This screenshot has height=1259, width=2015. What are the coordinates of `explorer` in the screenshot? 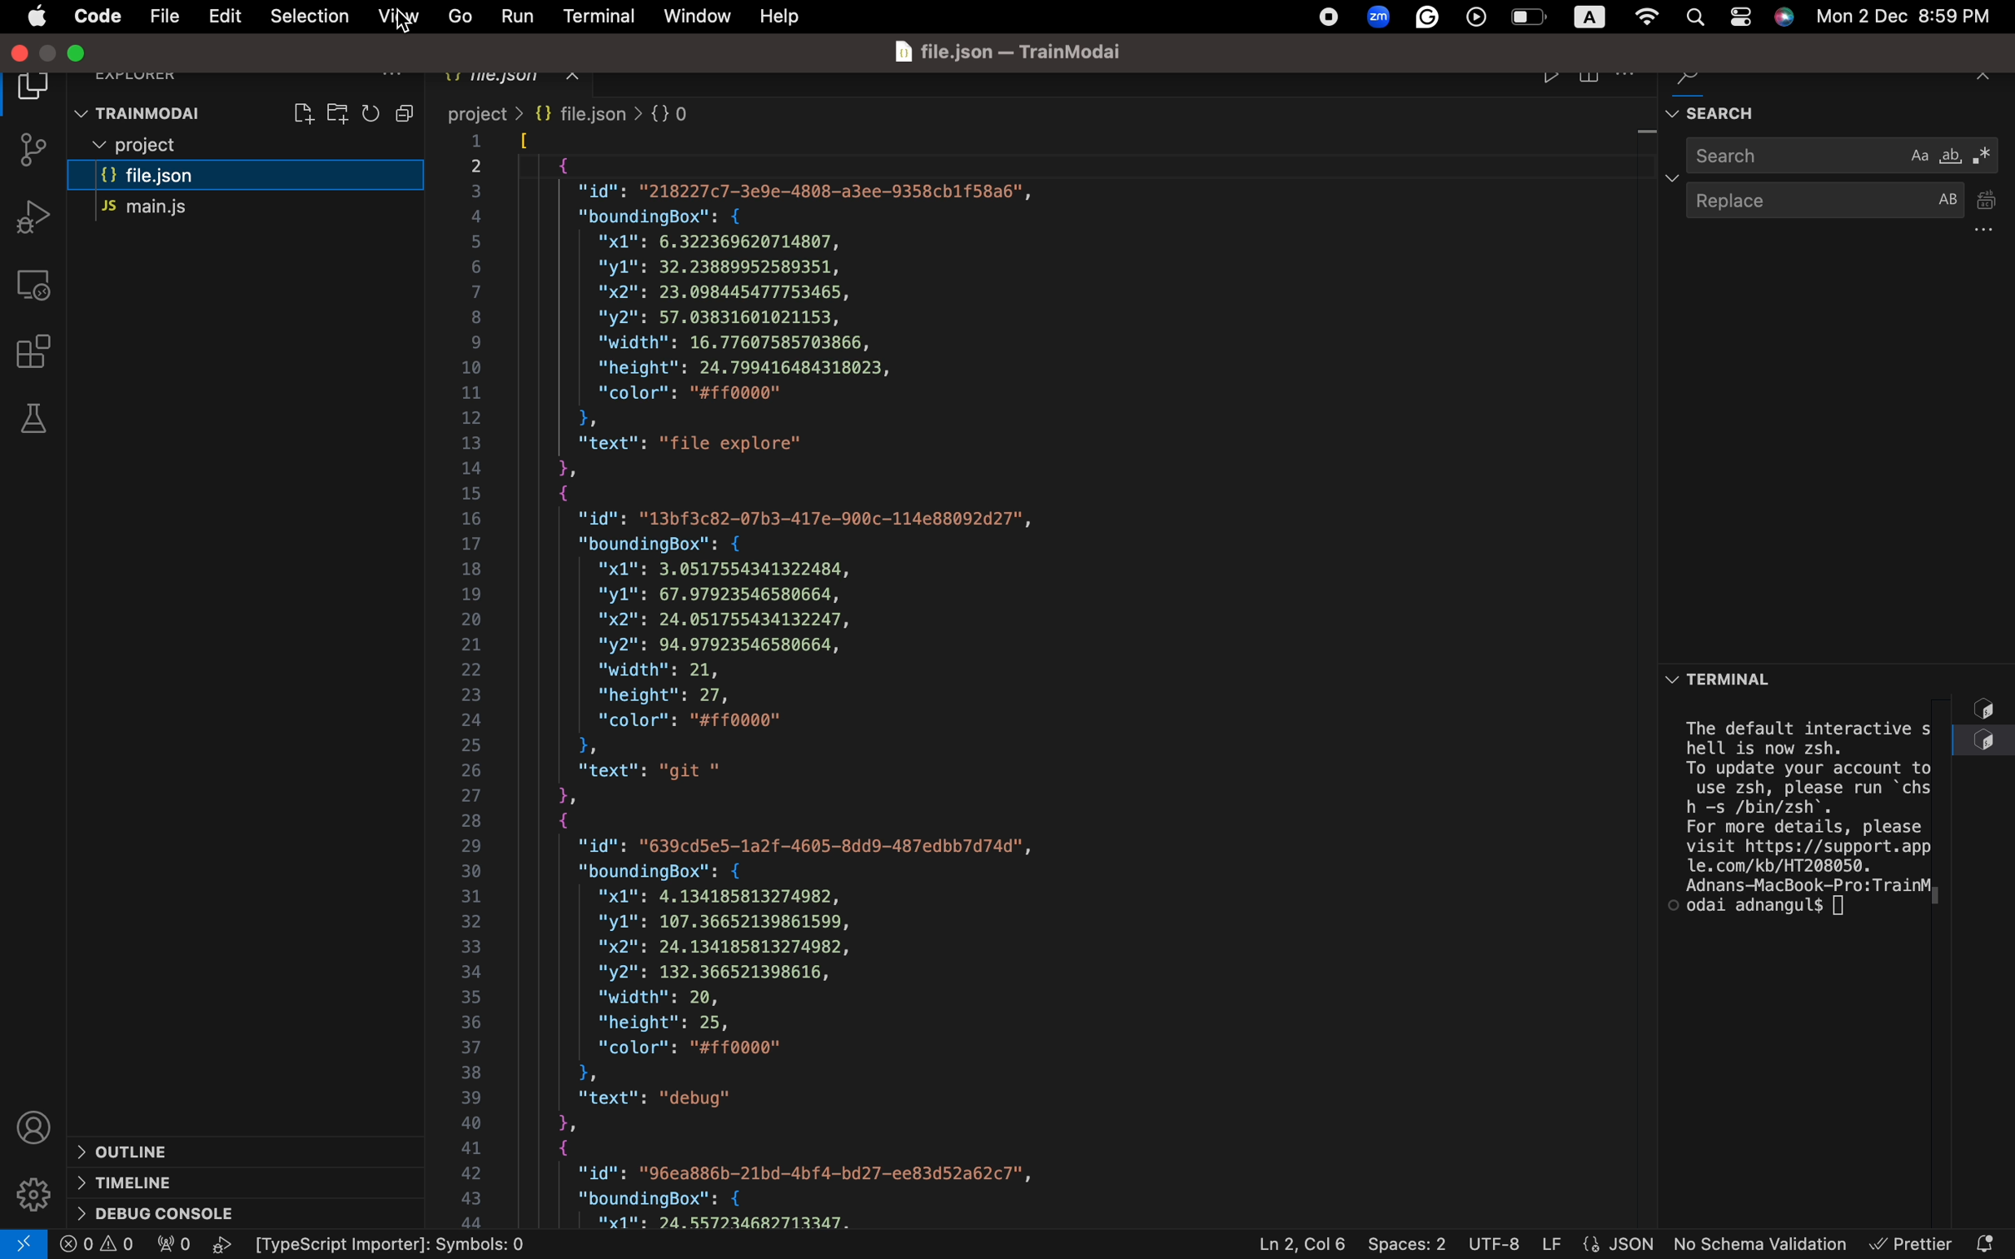 It's located at (158, 70).